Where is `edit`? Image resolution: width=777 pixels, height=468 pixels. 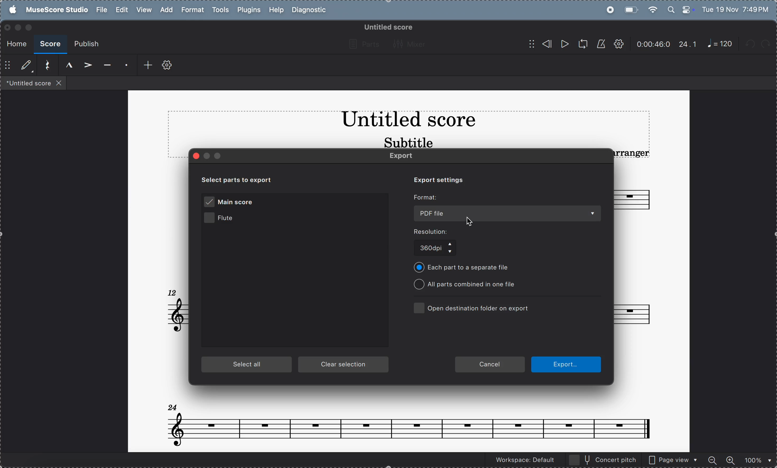 edit is located at coordinates (122, 10).